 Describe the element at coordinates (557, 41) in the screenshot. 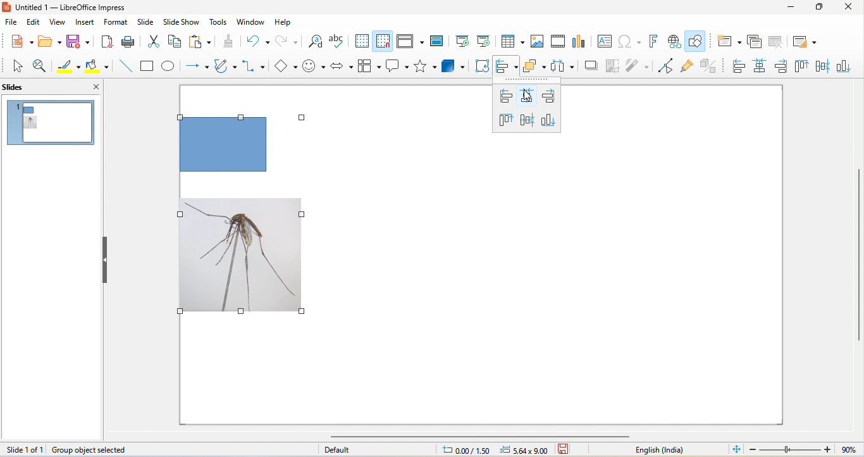

I see `video` at that location.